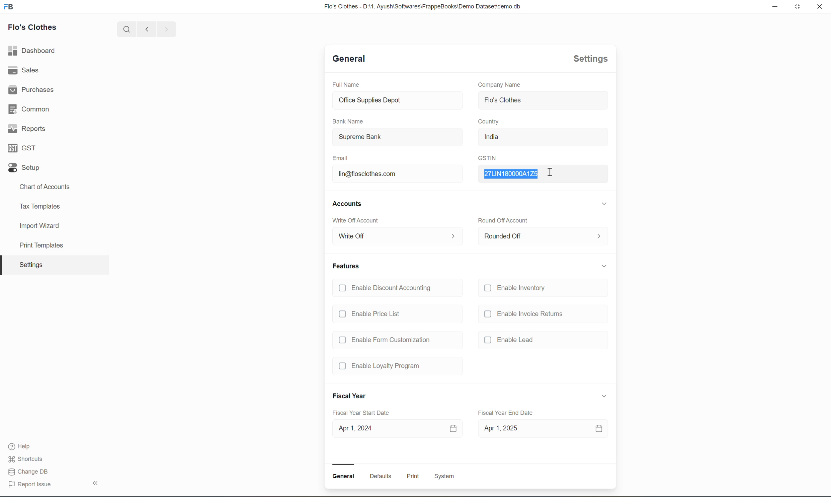  Describe the element at coordinates (543, 236) in the screenshot. I see `Rounded Off` at that location.